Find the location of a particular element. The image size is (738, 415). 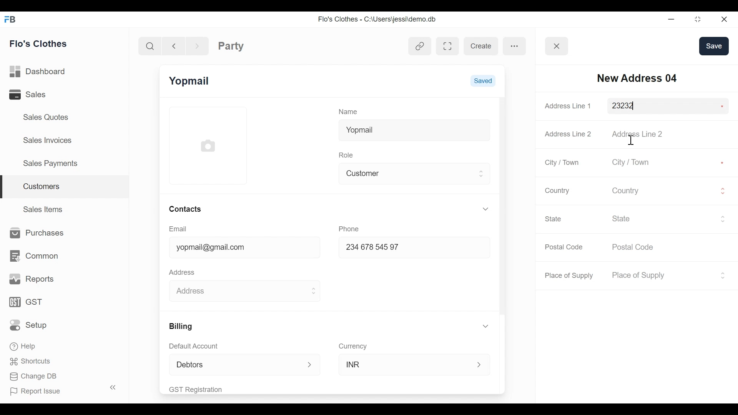

State is located at coordinates (555, 219).